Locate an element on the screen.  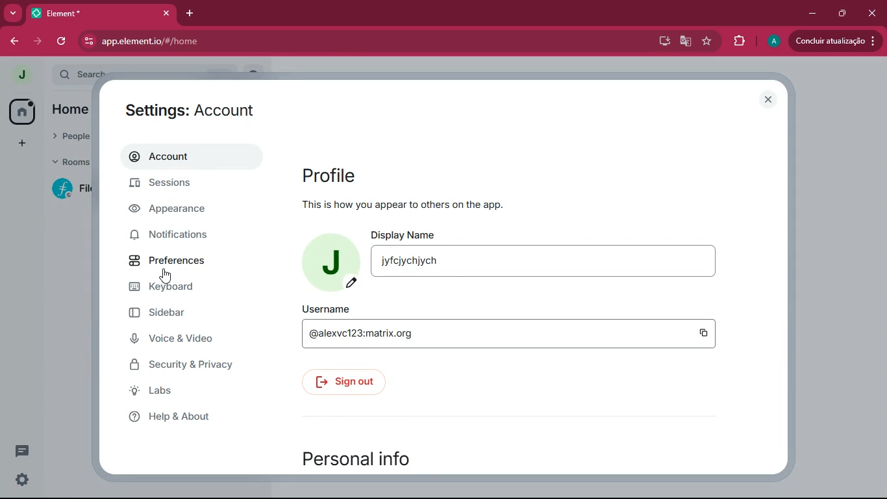
A is located at coordinates (772, 40).